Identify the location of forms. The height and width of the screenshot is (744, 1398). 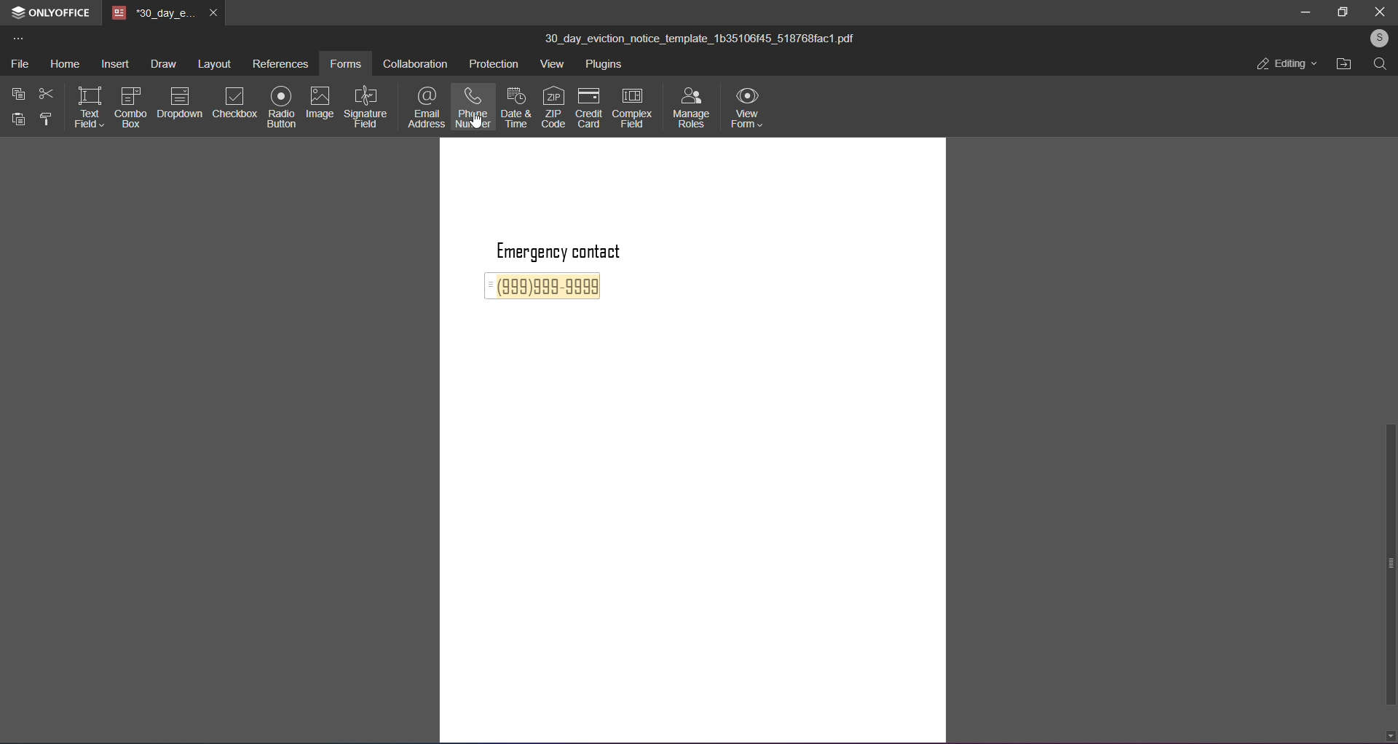
(347, 60).